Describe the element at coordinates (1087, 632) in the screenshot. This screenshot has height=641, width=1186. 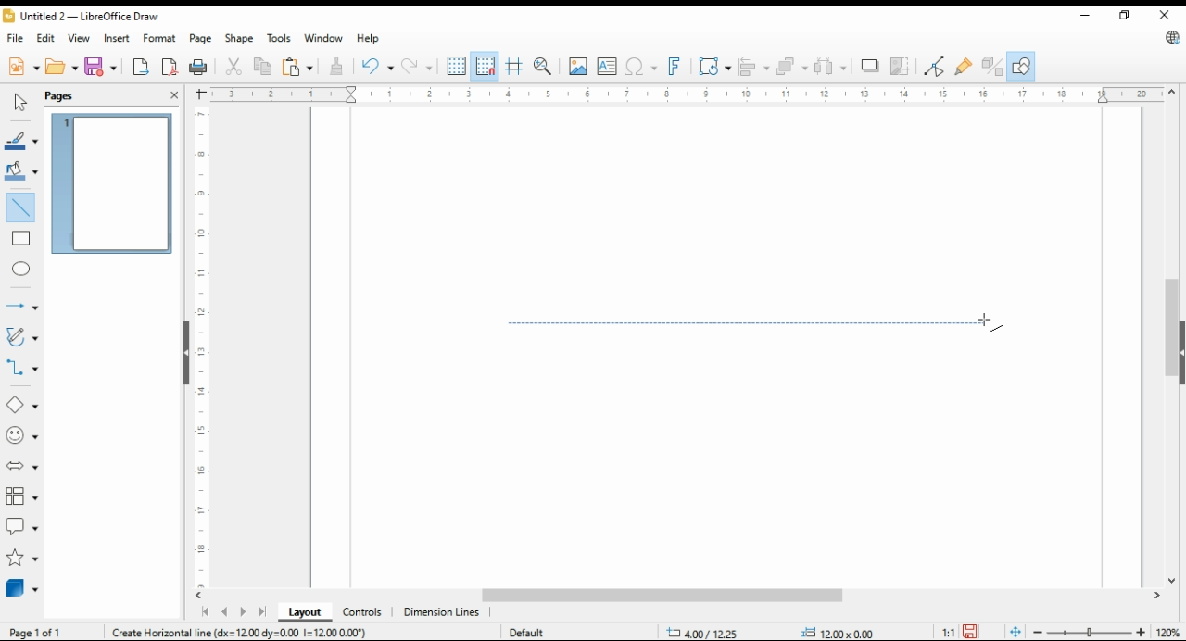
I see `zoom slider` at that location.